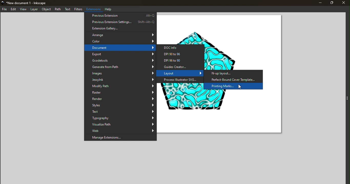 The image size is (350, 184). What do you see at coordinates (181, 67) in the screenshot?
I see `Guides Creator` at bounding box center [181, 67].